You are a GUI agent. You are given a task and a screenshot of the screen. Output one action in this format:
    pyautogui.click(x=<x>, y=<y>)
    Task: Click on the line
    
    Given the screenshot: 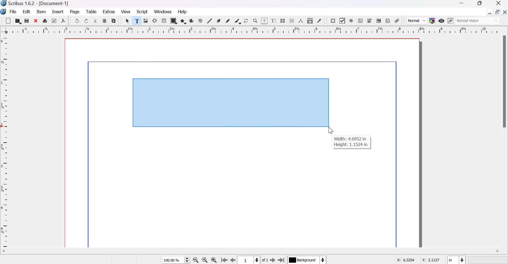 What is the action you would take?
    pyautogui.click(x=209, y=20)
    